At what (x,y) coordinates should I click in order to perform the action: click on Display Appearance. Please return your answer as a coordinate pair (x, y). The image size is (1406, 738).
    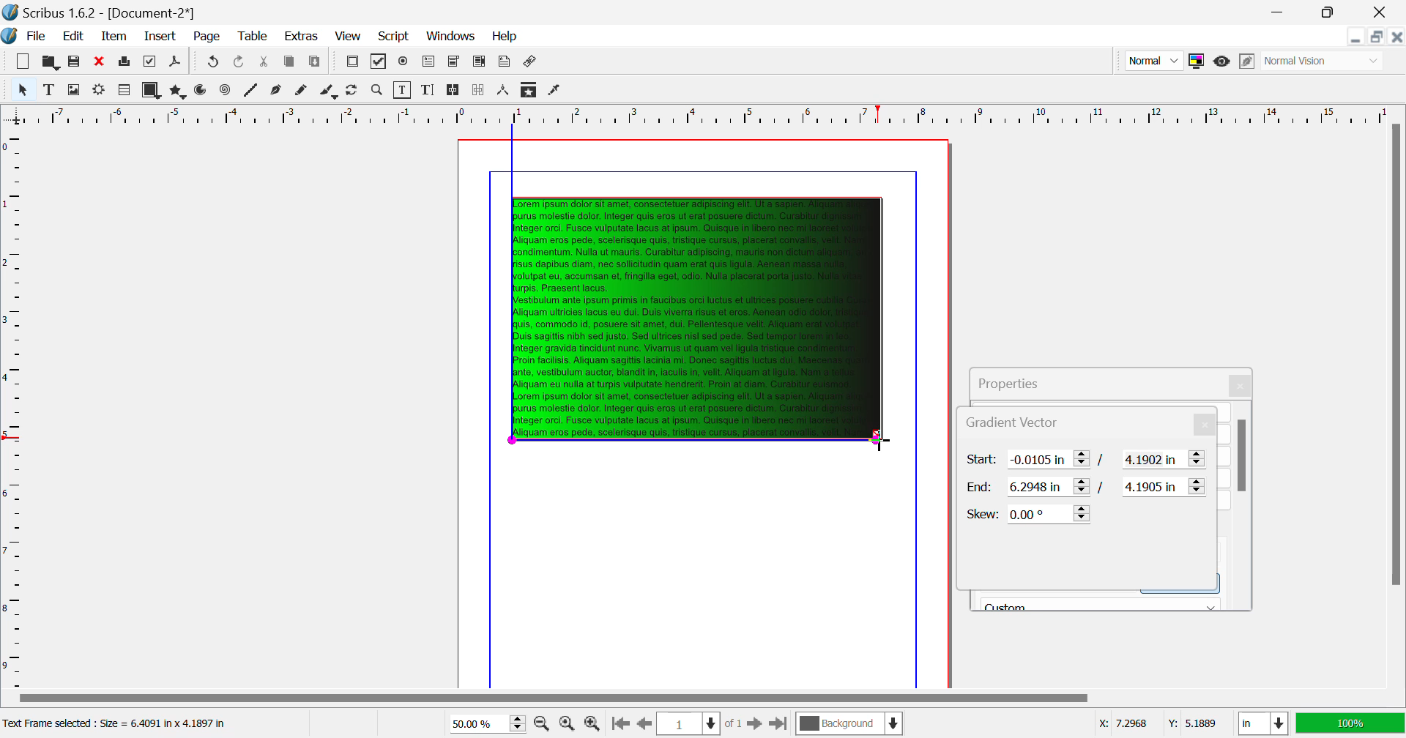
    Looking at the image, I should click on (1350, 723).